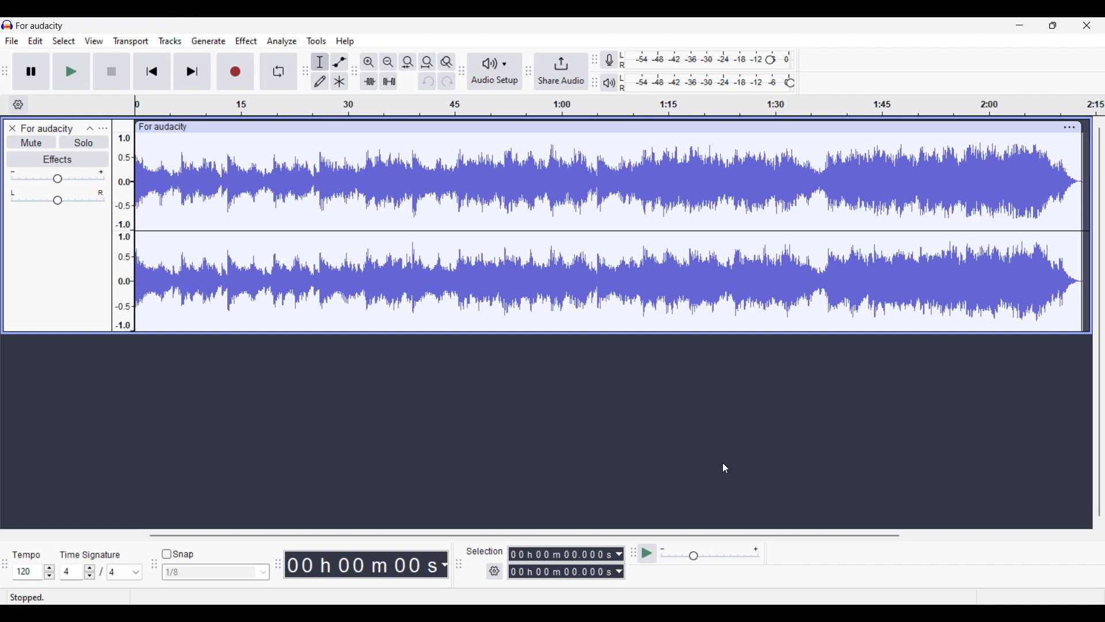 The image size is (1105, 622). What do you see at coordinates (340, 62) in the screenshot?
I see `Envelop tool` at bounding box center [340, 62].